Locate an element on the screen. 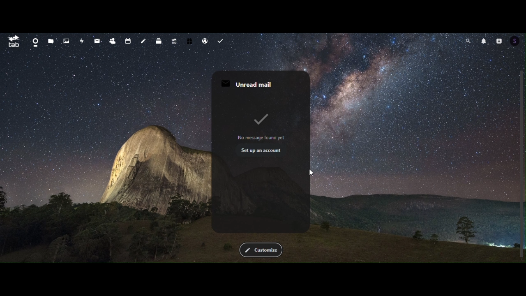 Image resolution: width=526 pixels, height=296 pixels. unread mail widget is located at coordinates (261, 152).